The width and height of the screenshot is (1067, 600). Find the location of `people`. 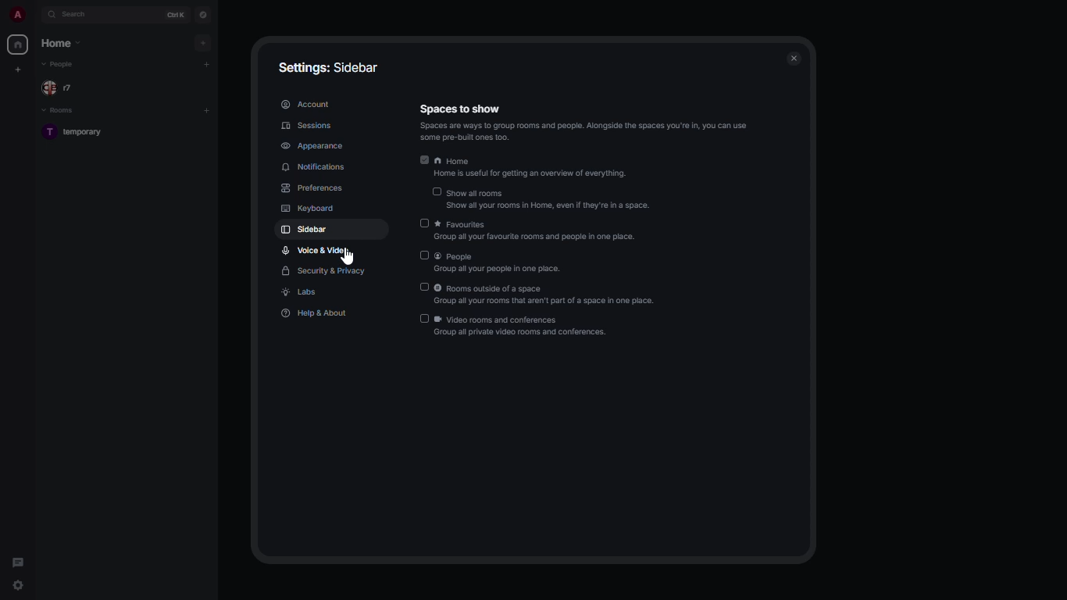

people is located at coordinates (480, 257).